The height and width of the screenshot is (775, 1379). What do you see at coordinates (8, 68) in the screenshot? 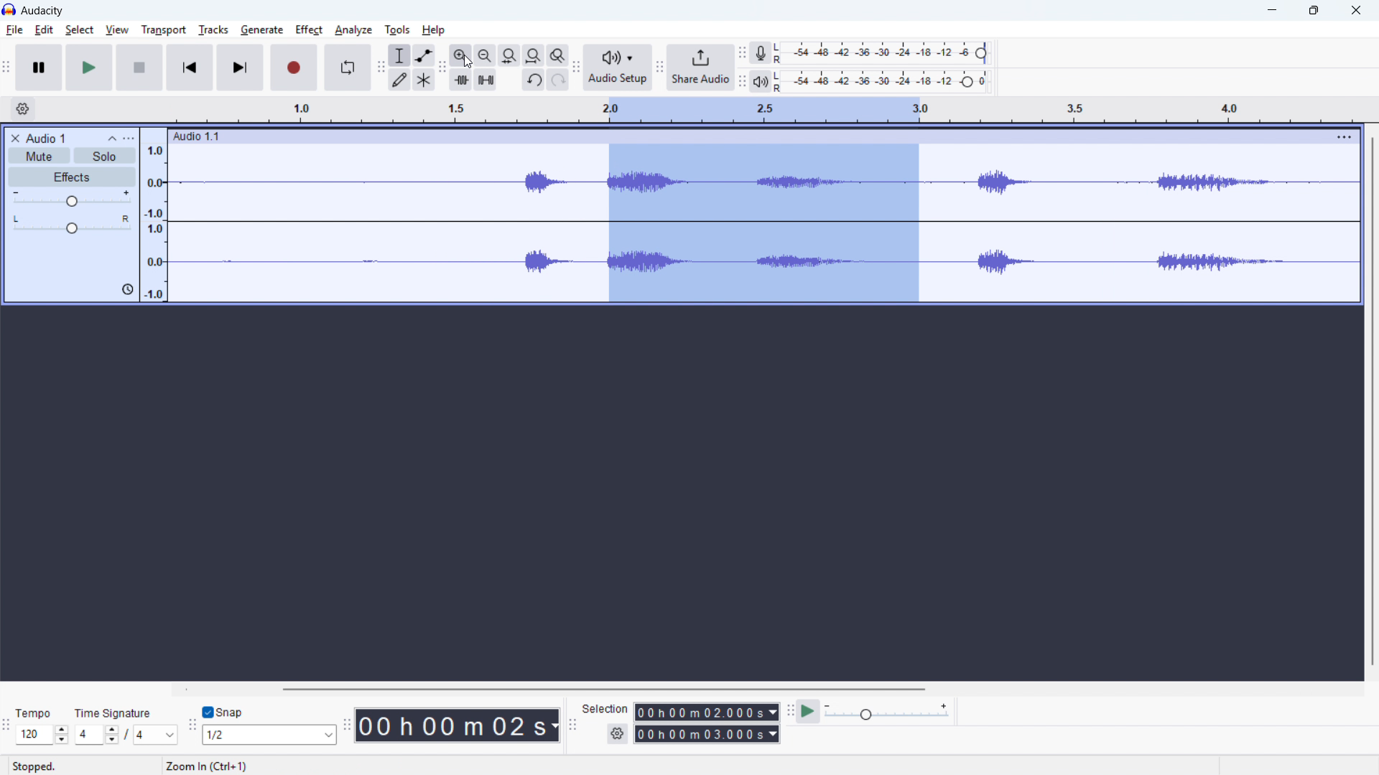
I see `Transport toolbar` at bounding box center [8, 68].